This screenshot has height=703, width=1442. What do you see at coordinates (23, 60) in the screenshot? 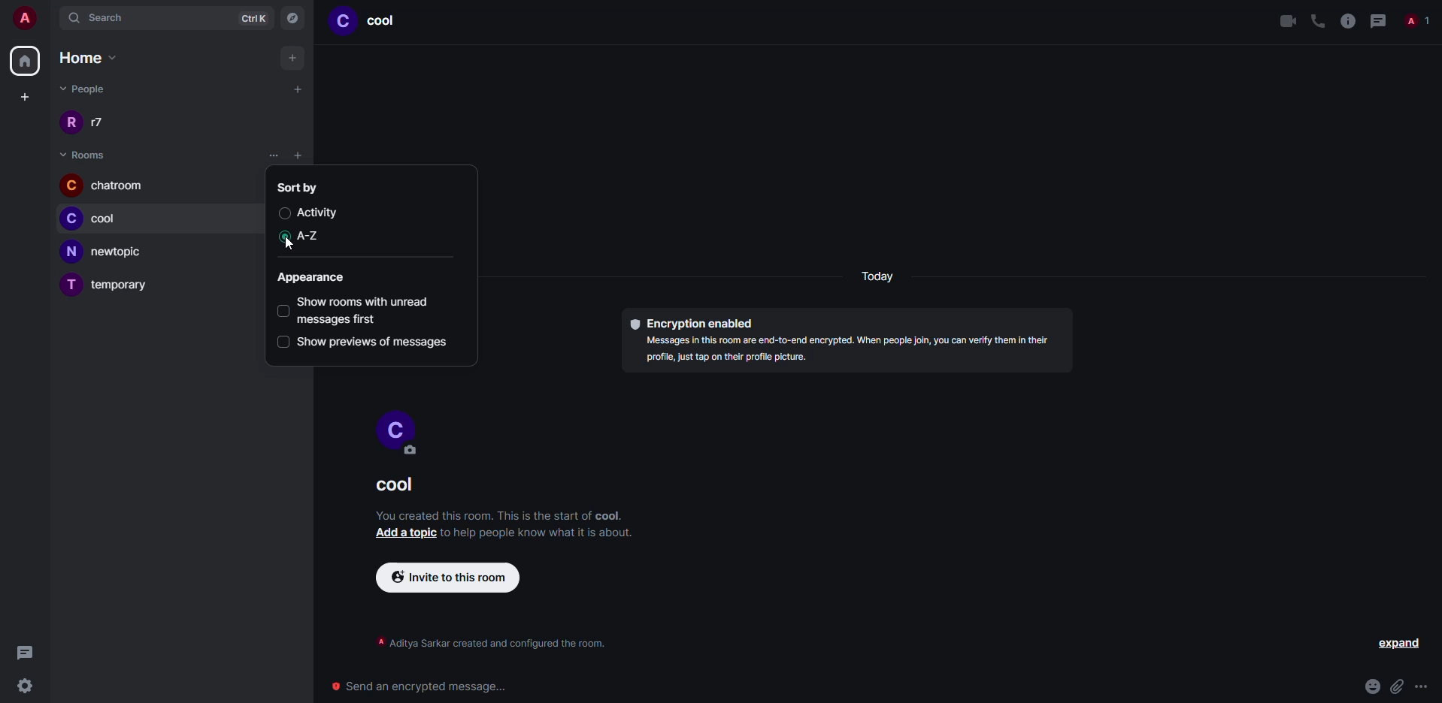
I see `home` at bounding box center [23, 60].